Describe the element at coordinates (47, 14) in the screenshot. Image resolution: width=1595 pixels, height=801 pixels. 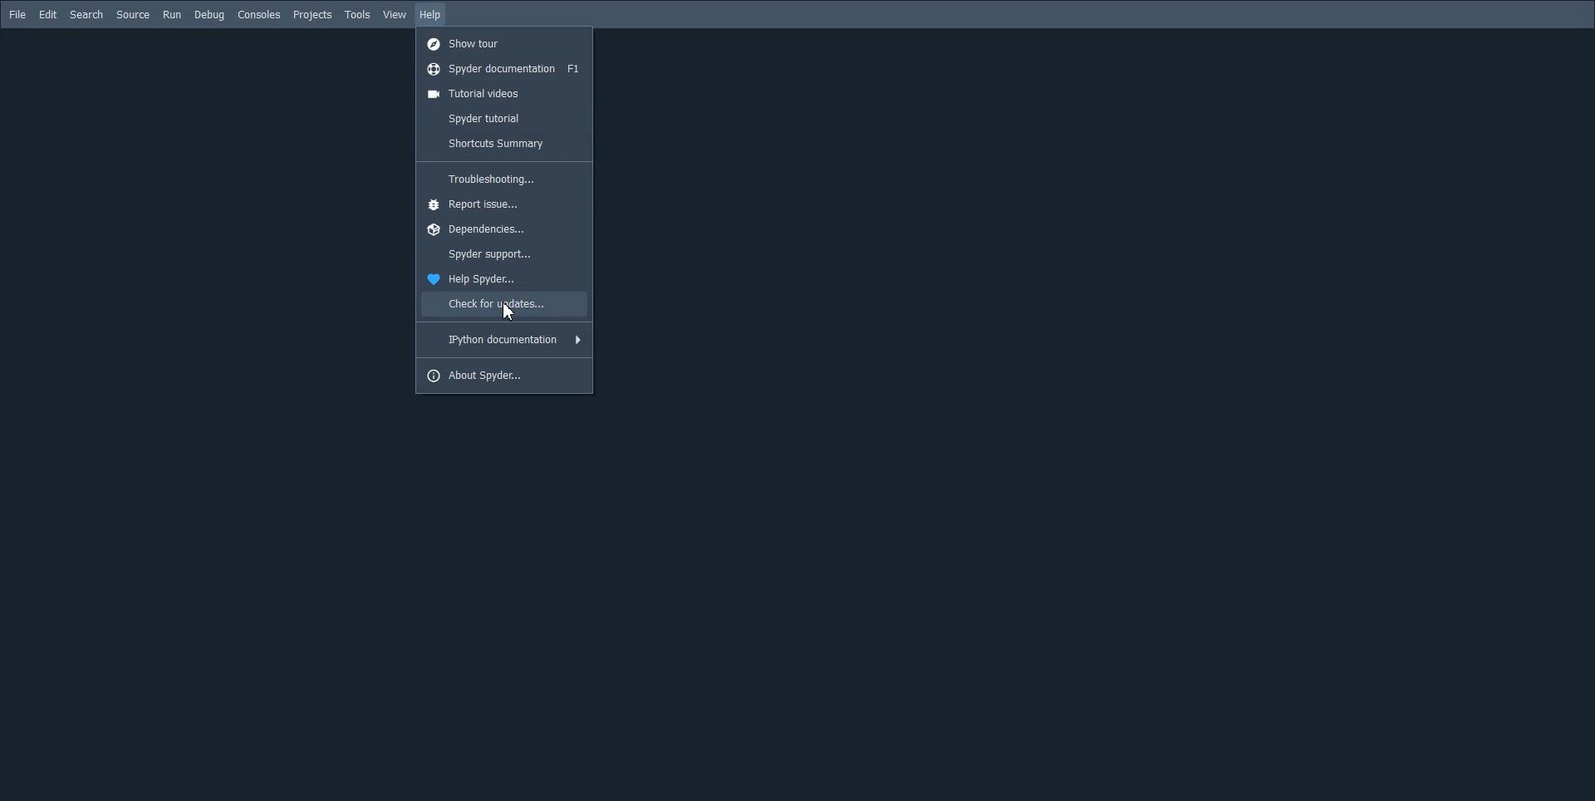
I see `Edit` at that location.